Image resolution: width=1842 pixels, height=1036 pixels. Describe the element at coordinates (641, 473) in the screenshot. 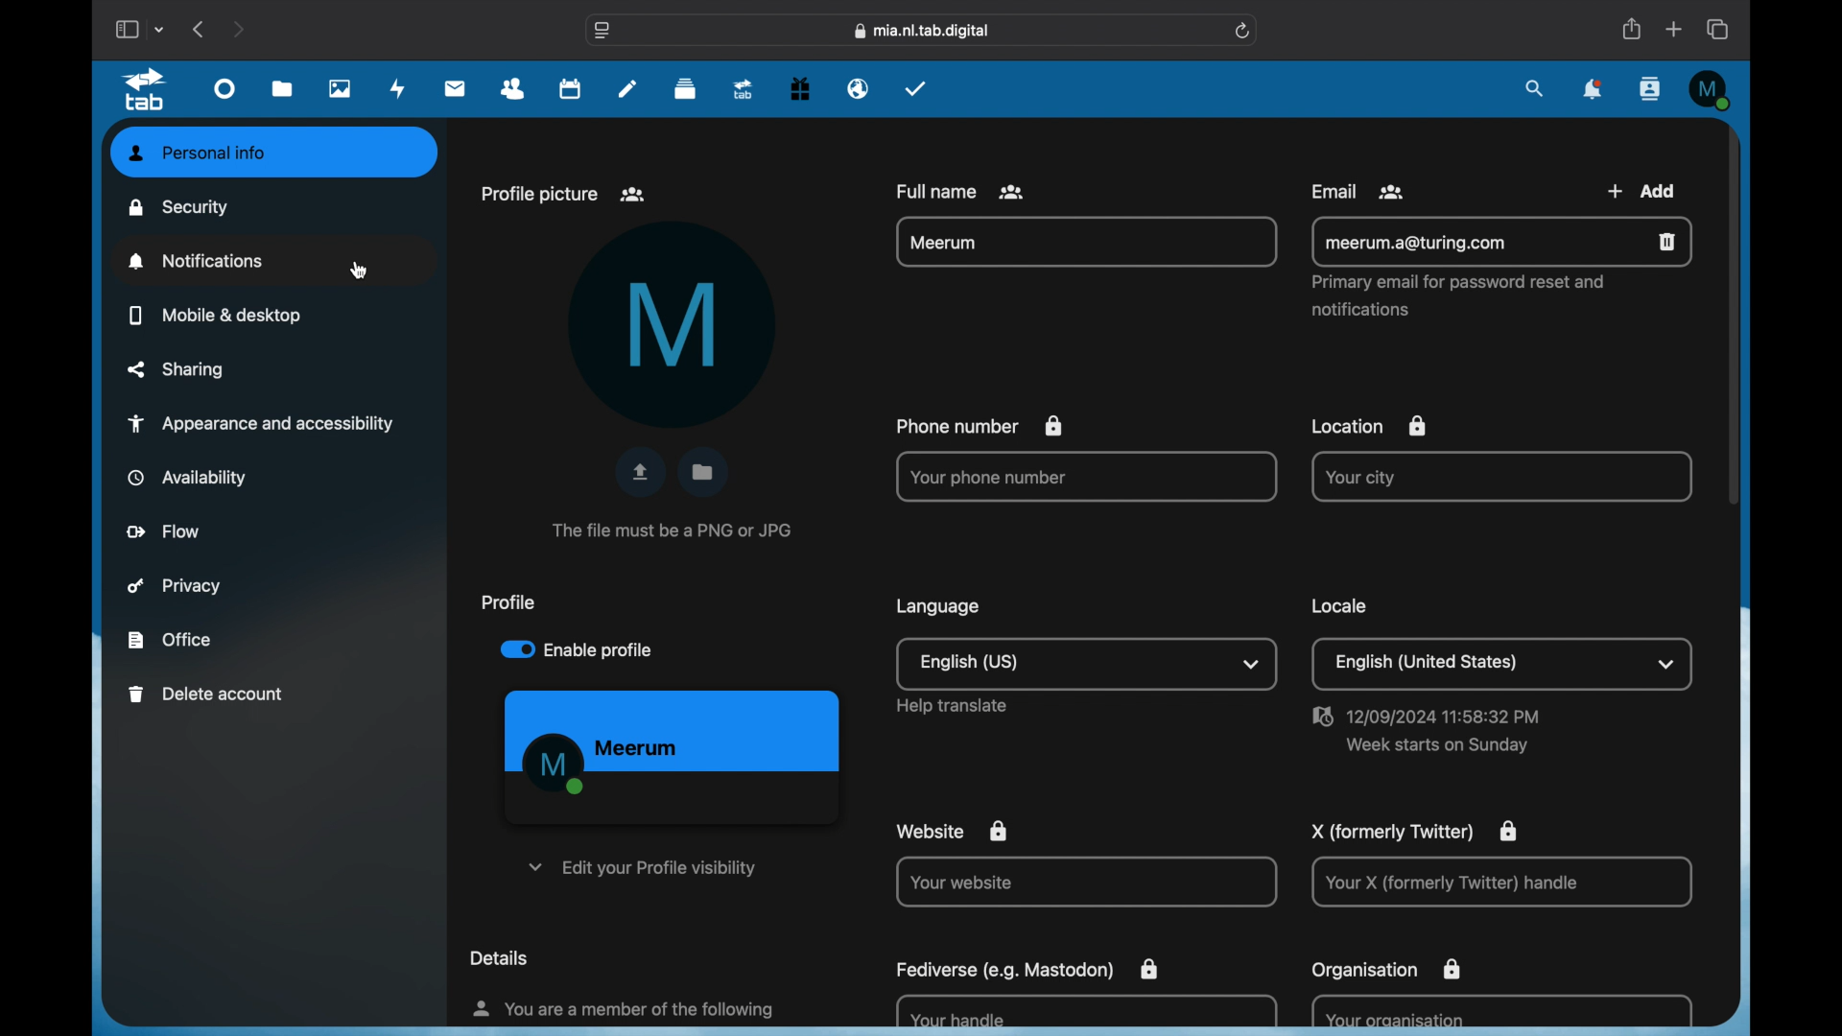

I see `upload` at that location.